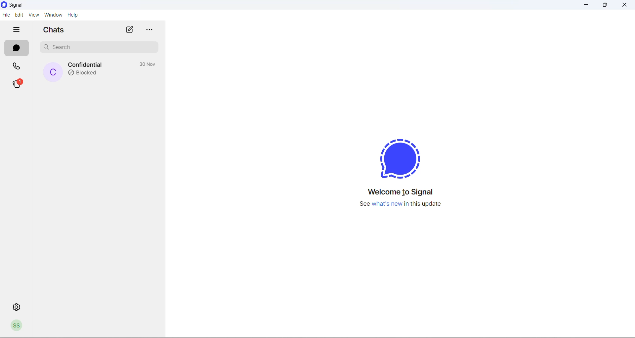 The width and height of the screenshot is (635, 338). What do you see at coordinates (405, 208) in the screenshot?
I see `information regarding new update` at bounding box center [405, 208].